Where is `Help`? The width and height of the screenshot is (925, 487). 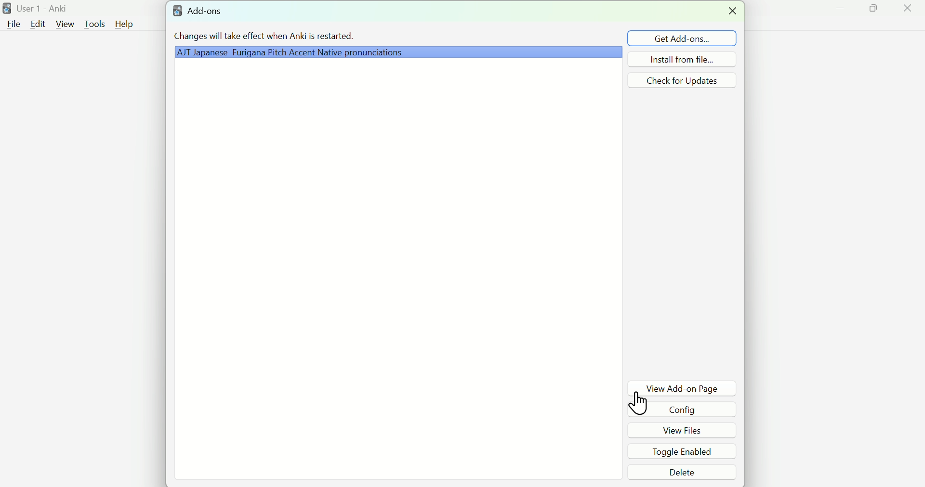
Help is located at coordinates (127, 25).